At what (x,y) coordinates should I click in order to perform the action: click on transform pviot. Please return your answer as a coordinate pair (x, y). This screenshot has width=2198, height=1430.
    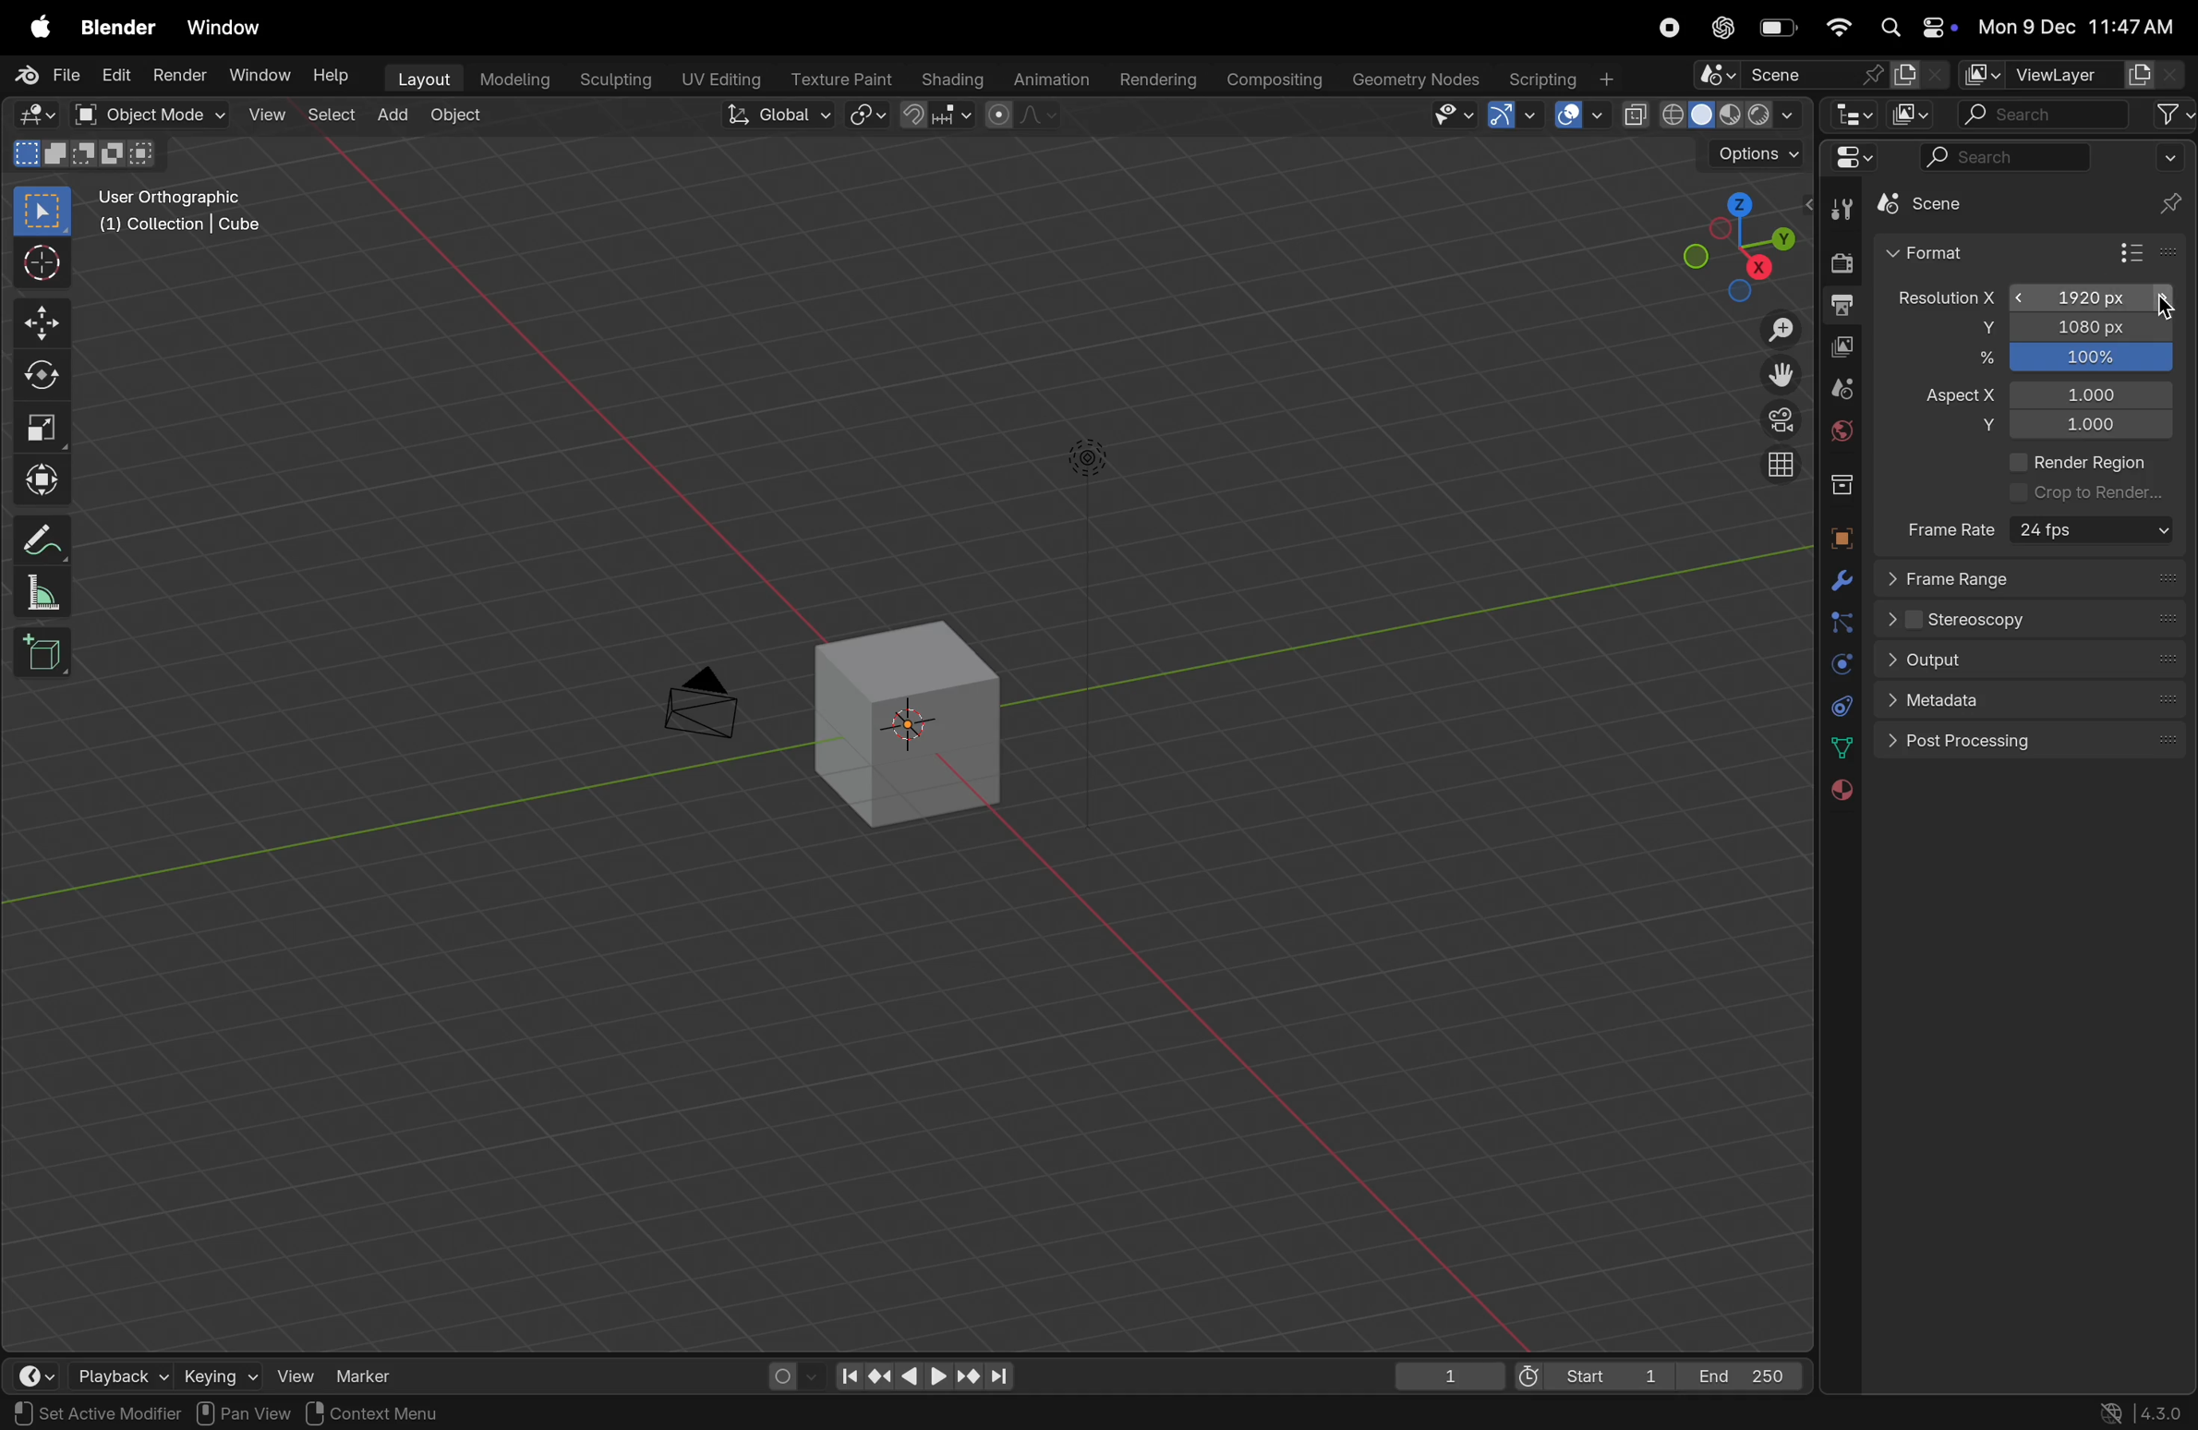
    Looking at the image, I should click on (870, 115).